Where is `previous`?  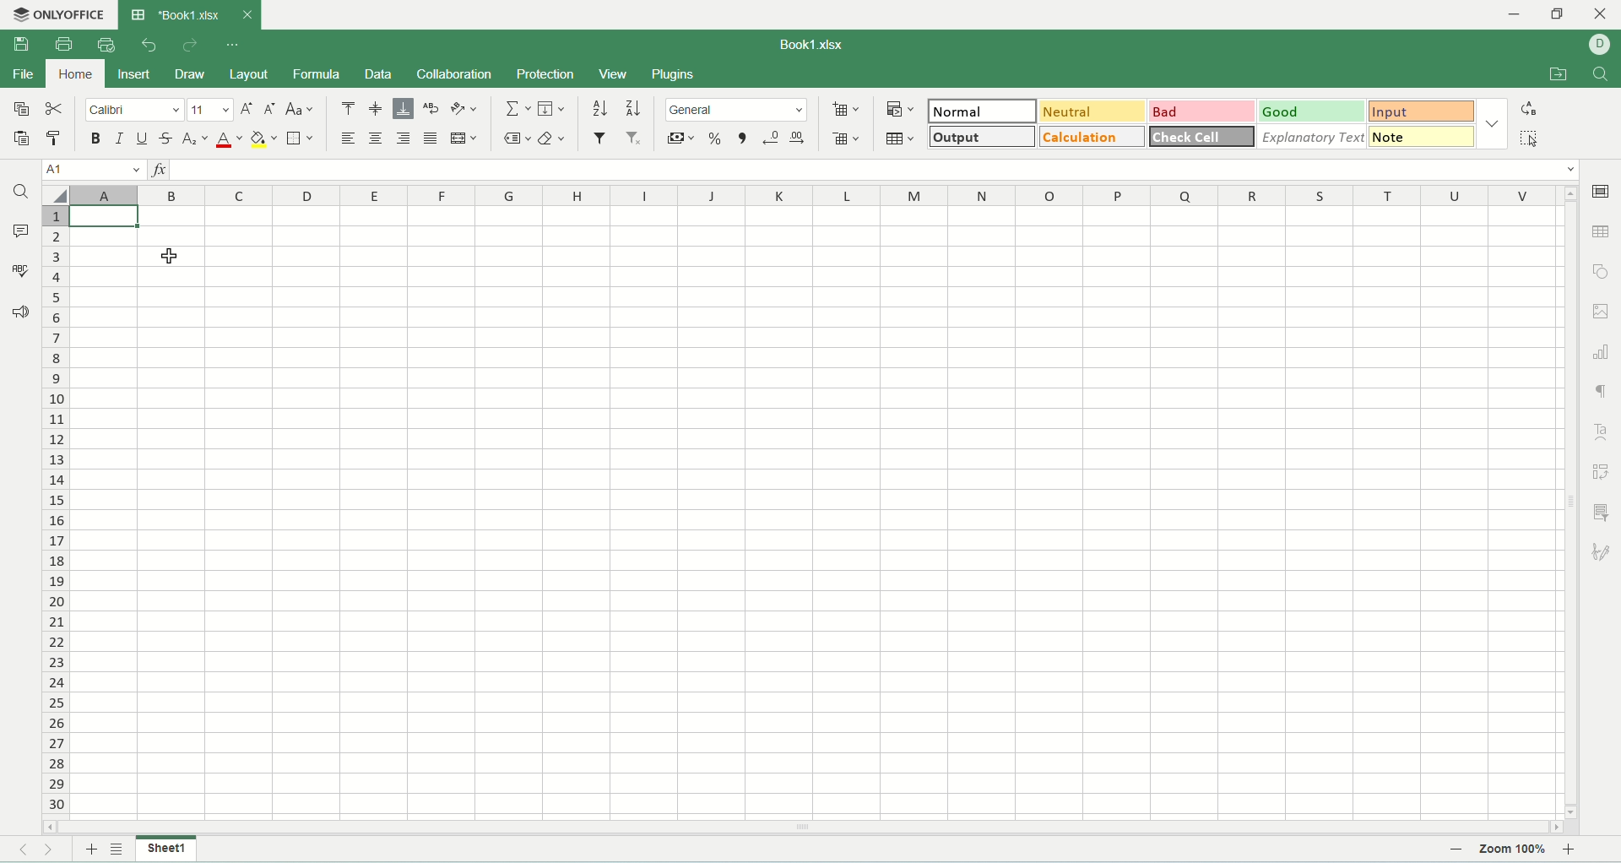
previous is located at coordinates (21, 850).